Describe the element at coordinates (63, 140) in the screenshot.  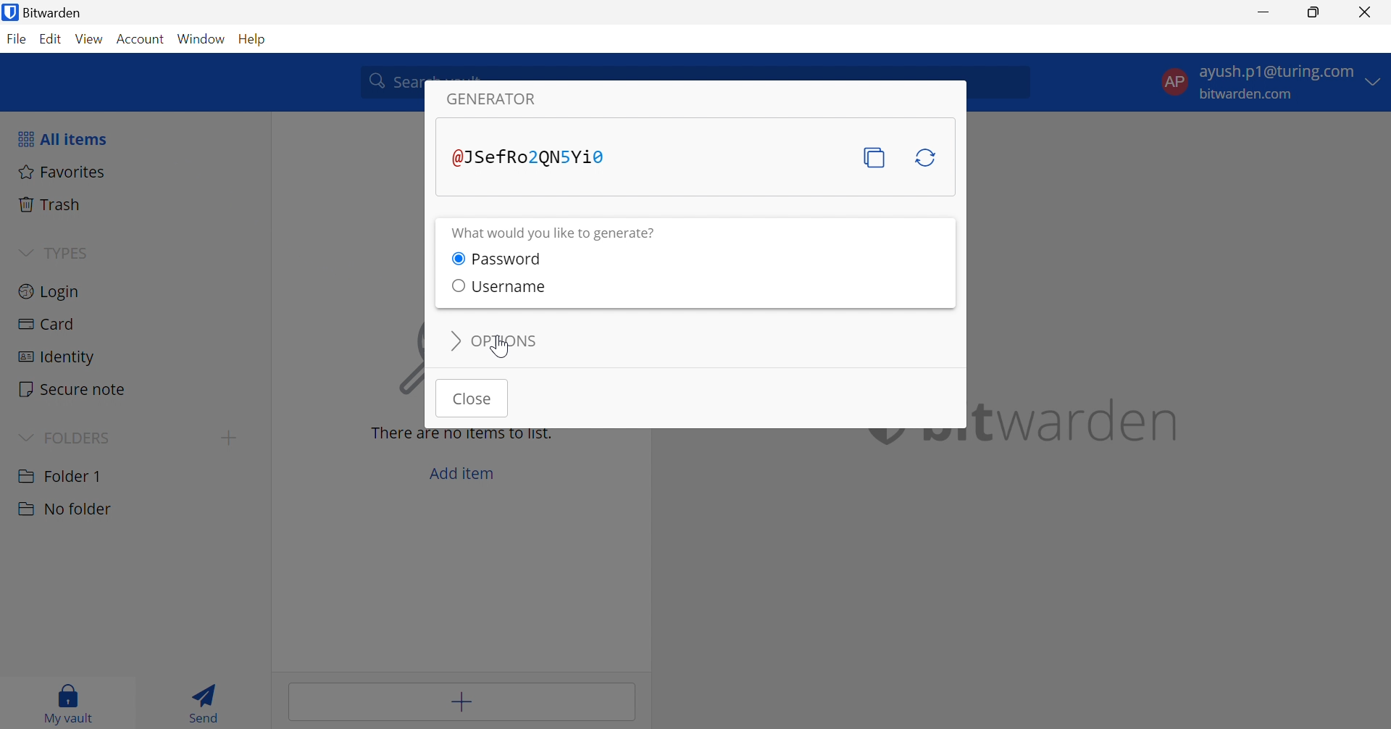
I see `All items` at that location.